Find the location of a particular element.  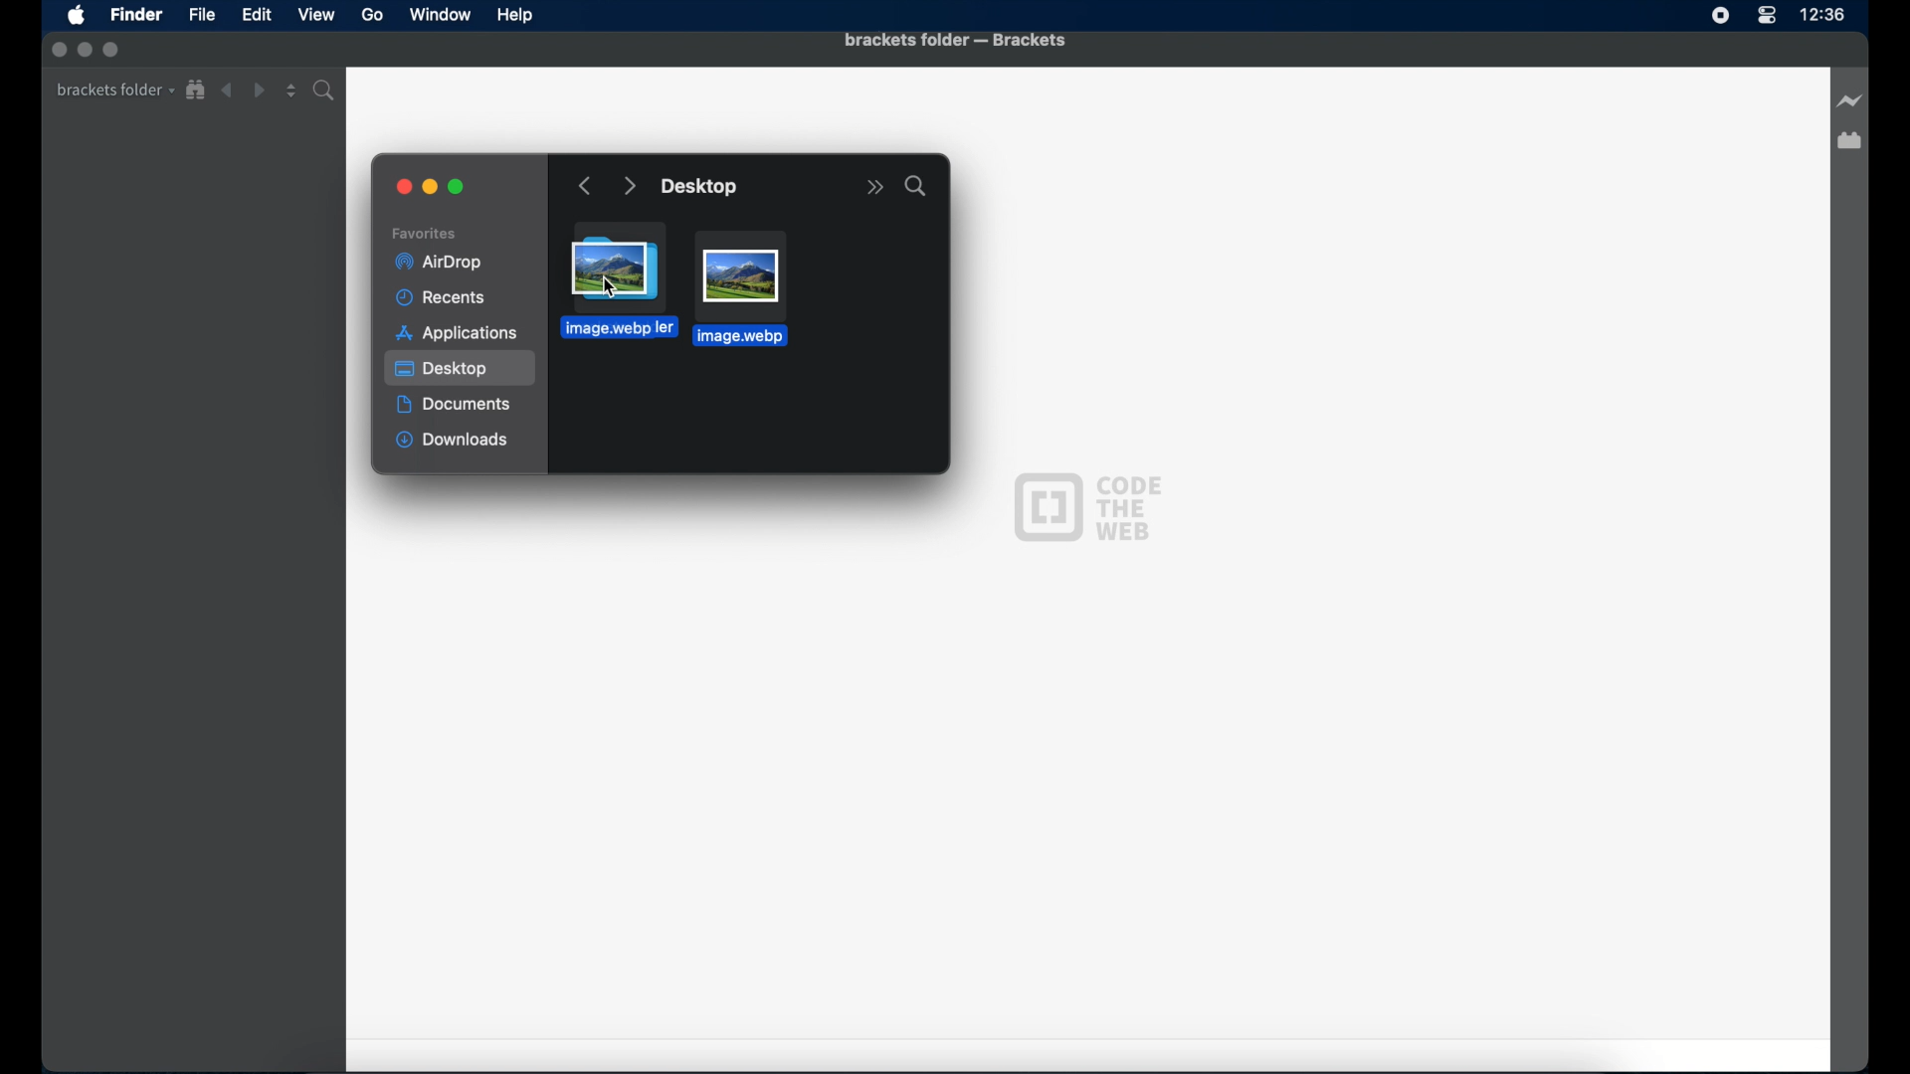

desktop is located at coordinates (462, 369).